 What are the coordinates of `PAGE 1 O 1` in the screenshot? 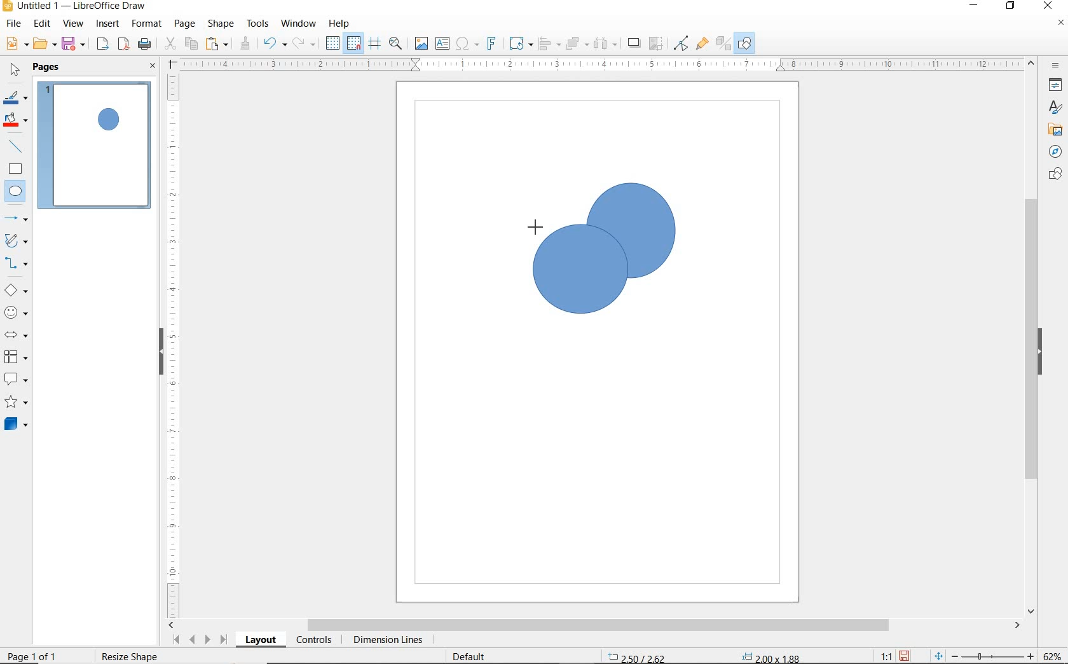 It's located at (41, 651).